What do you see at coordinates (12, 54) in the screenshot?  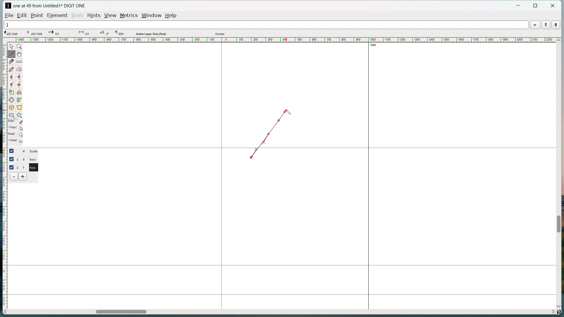 I see `draw freehand curve ` at bounding box center [12, 54].